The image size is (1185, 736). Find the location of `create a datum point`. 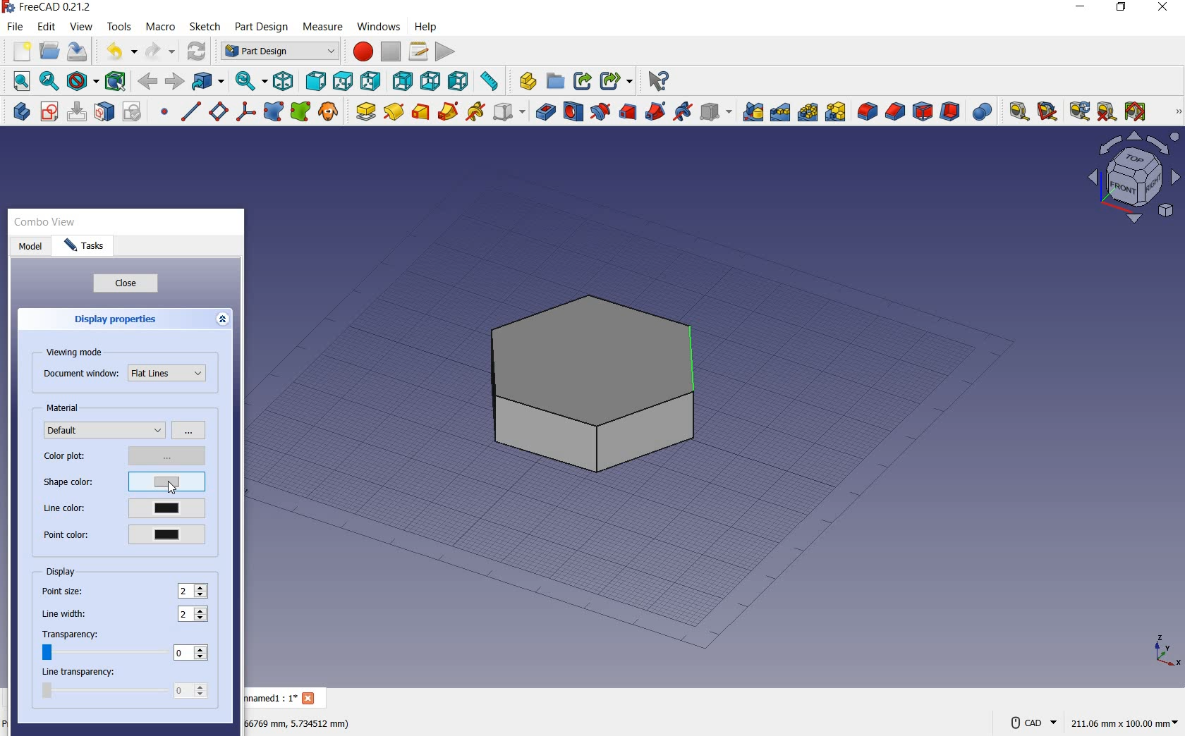

create a datum point is located at coordinates (165, 114).